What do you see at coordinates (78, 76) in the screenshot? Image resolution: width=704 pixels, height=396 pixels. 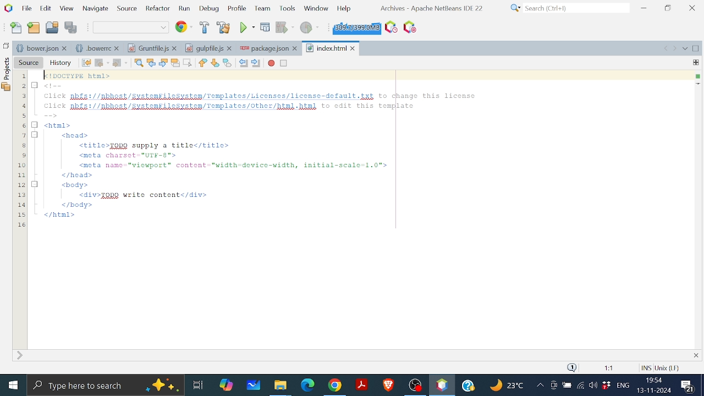 I see `<!DOCTYPE html>` at bounding box center [78, 76].